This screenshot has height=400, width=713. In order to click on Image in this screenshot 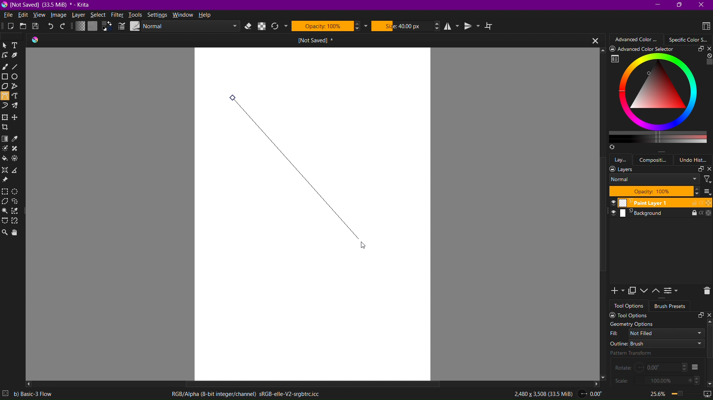, I will do `click(59, 16)`.